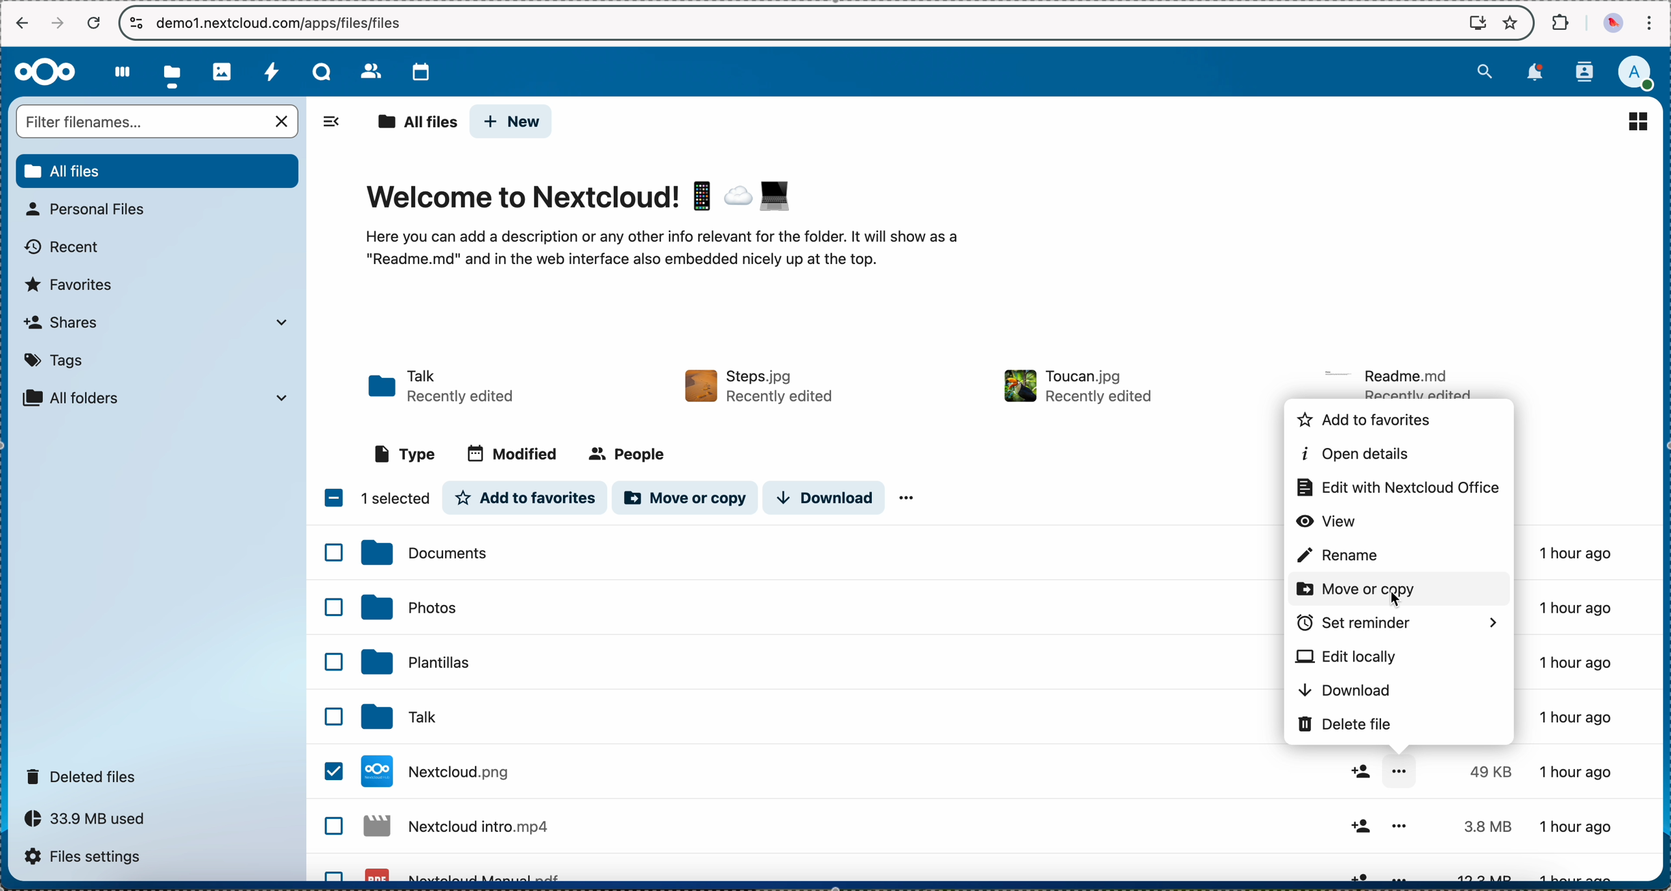 The image size is (1671, 891). What do you see at coordinates (825, 497) in the screenshot?
I see `download` at bounding box center [825, 497].